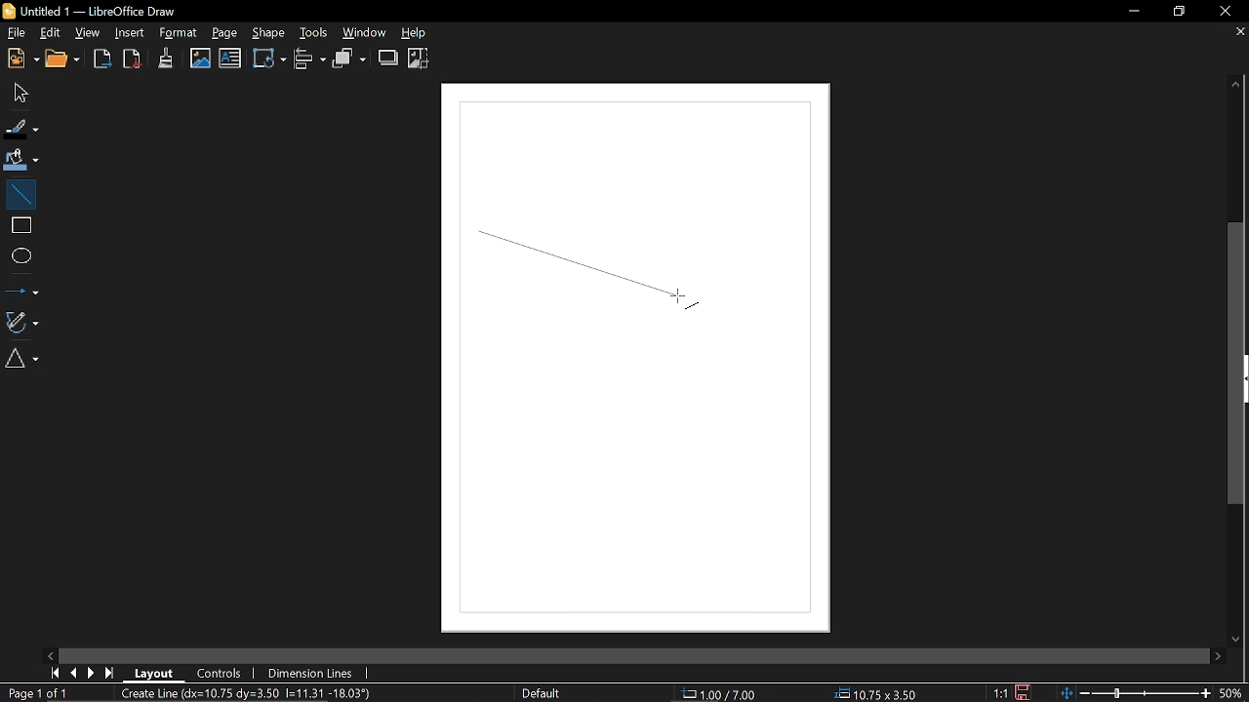  I want to click on Format, so click(178, 33).